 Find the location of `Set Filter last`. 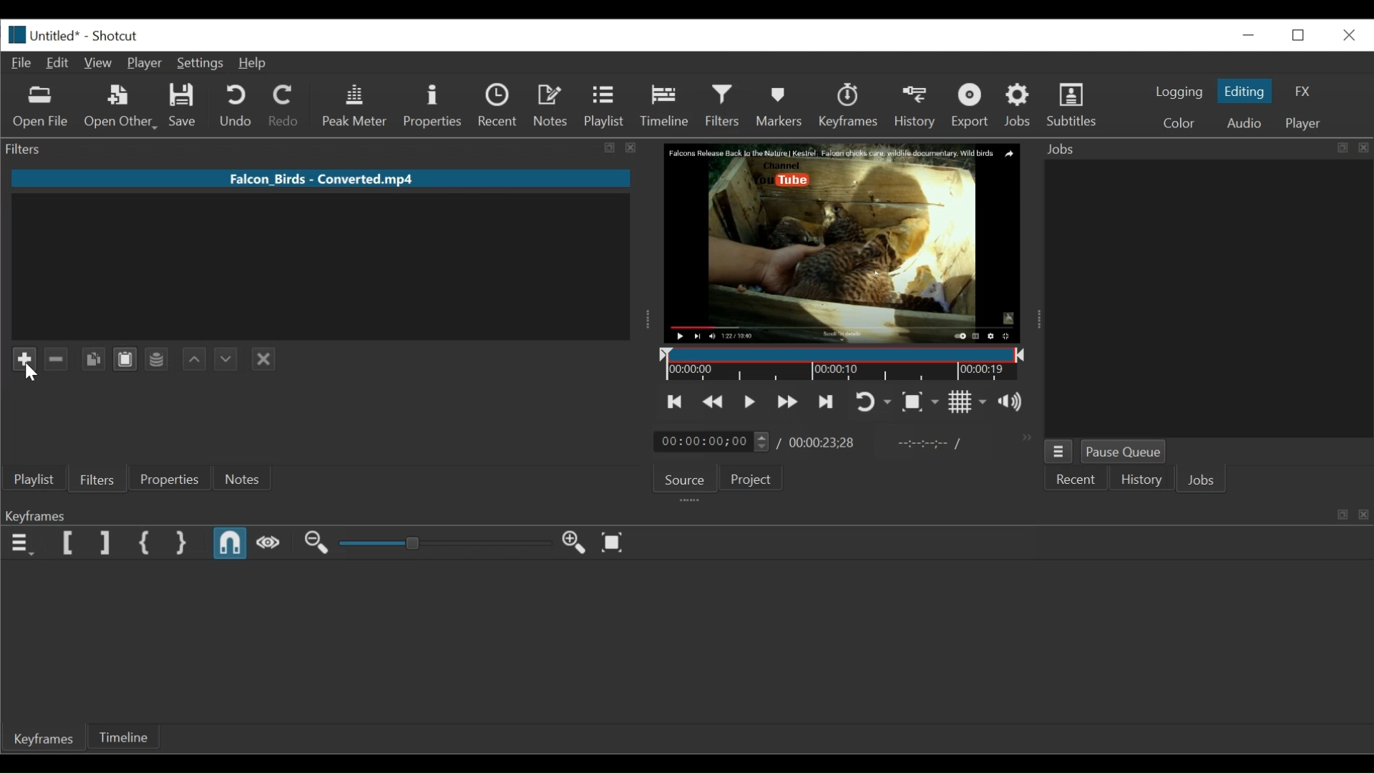

Set Filter last is located at coordinates (104, 543).